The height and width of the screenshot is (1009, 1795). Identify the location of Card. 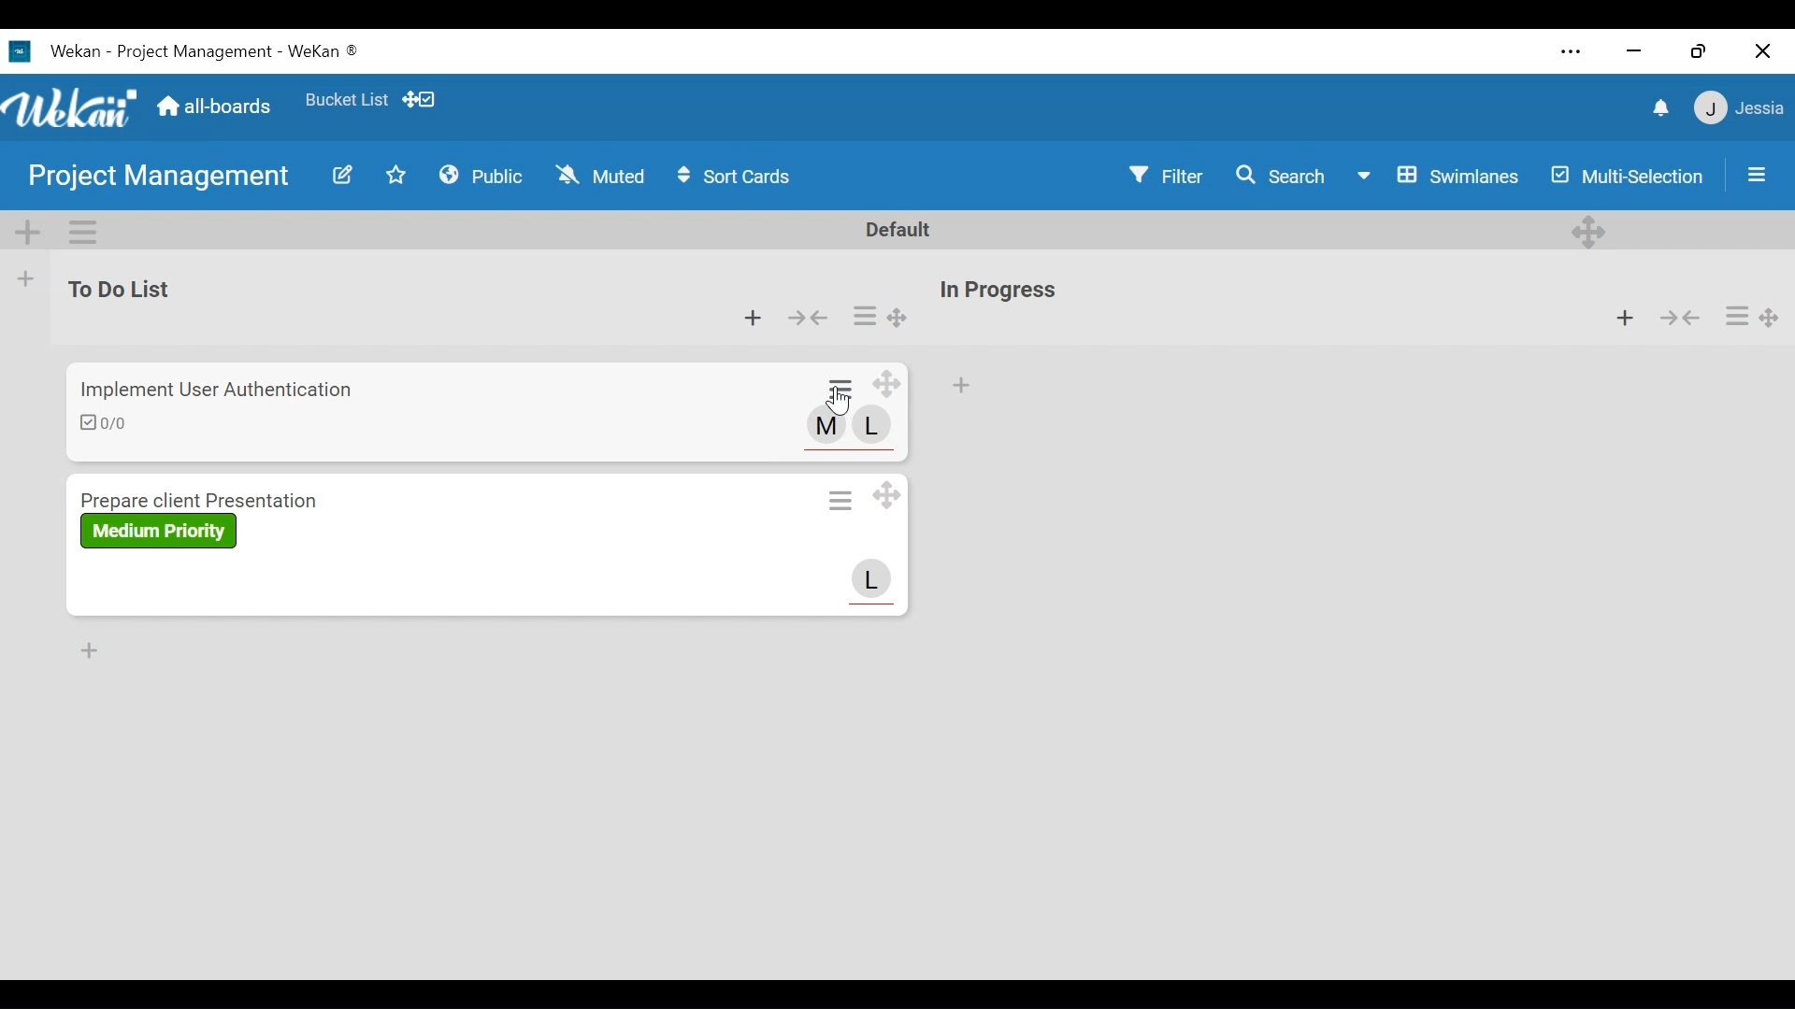
(837, 402).